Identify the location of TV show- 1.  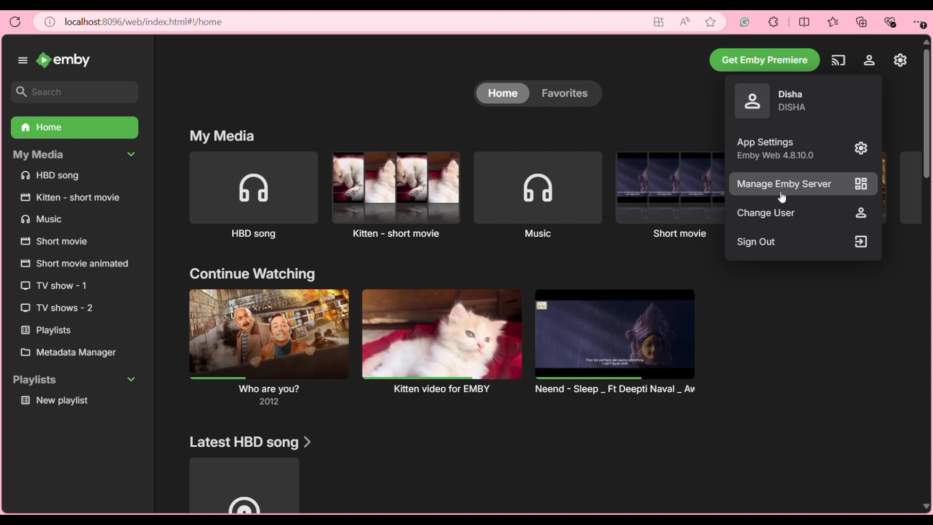
(56, 286).